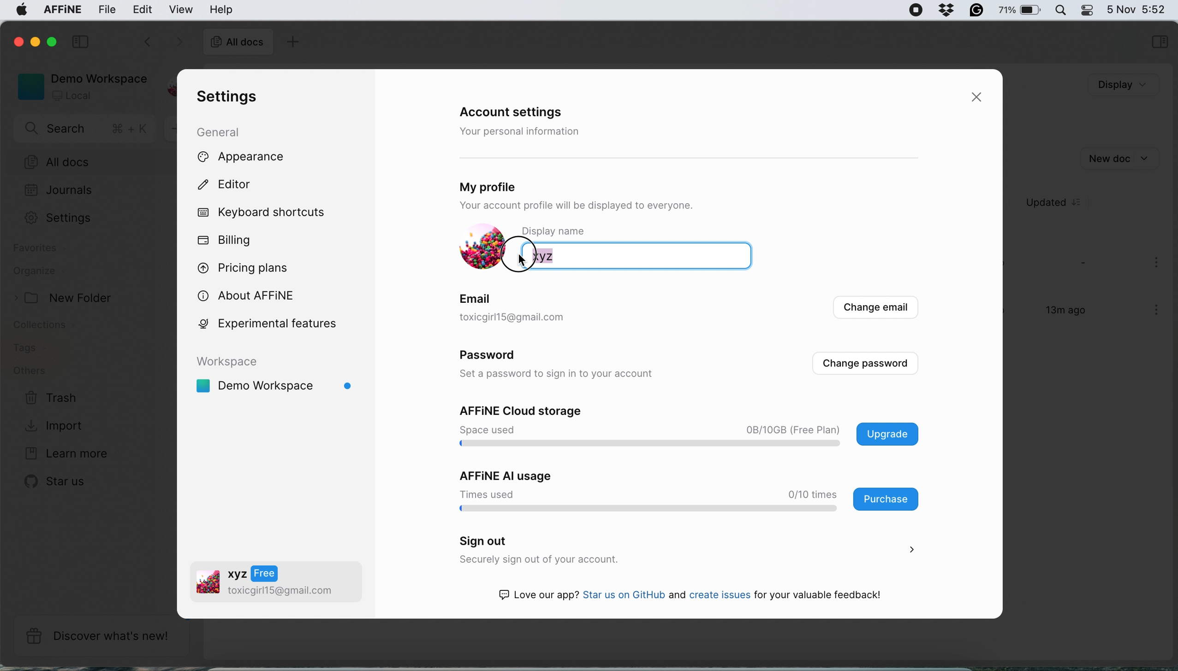 This screenshot has height=671, width=1178. What do you see at coordinates (161, 43) in the screenshot?
I see `switch between documents` at bounding box center [161, 43].